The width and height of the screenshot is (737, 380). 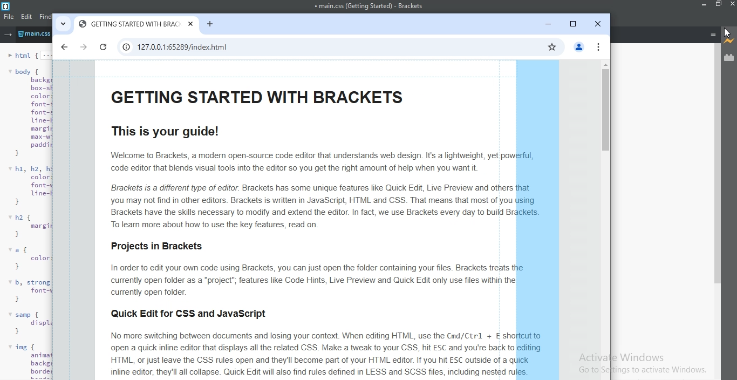 What do you see at coordinates (28, 17) in the screenshot?
I see `edit` at bounding box center [28, 17].